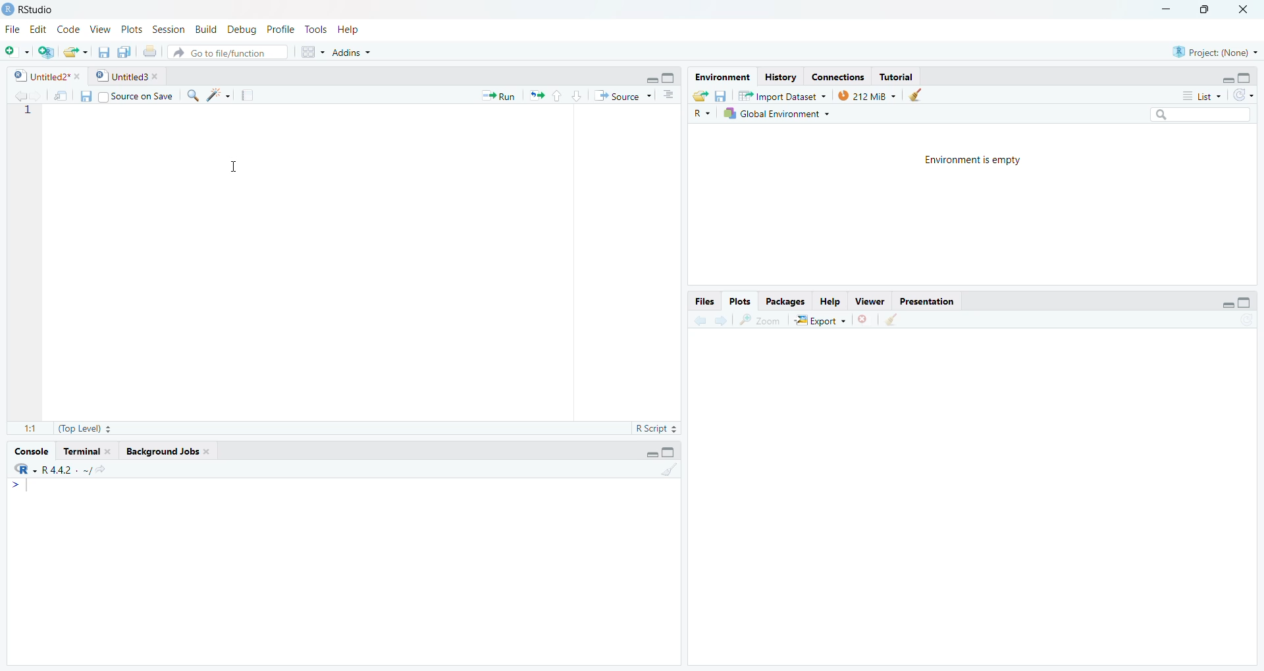 This screenshot has width=1264, height=671. Describe the element at coordinates (674, 474) in the screenshot. I see `CLEAR` at that location.